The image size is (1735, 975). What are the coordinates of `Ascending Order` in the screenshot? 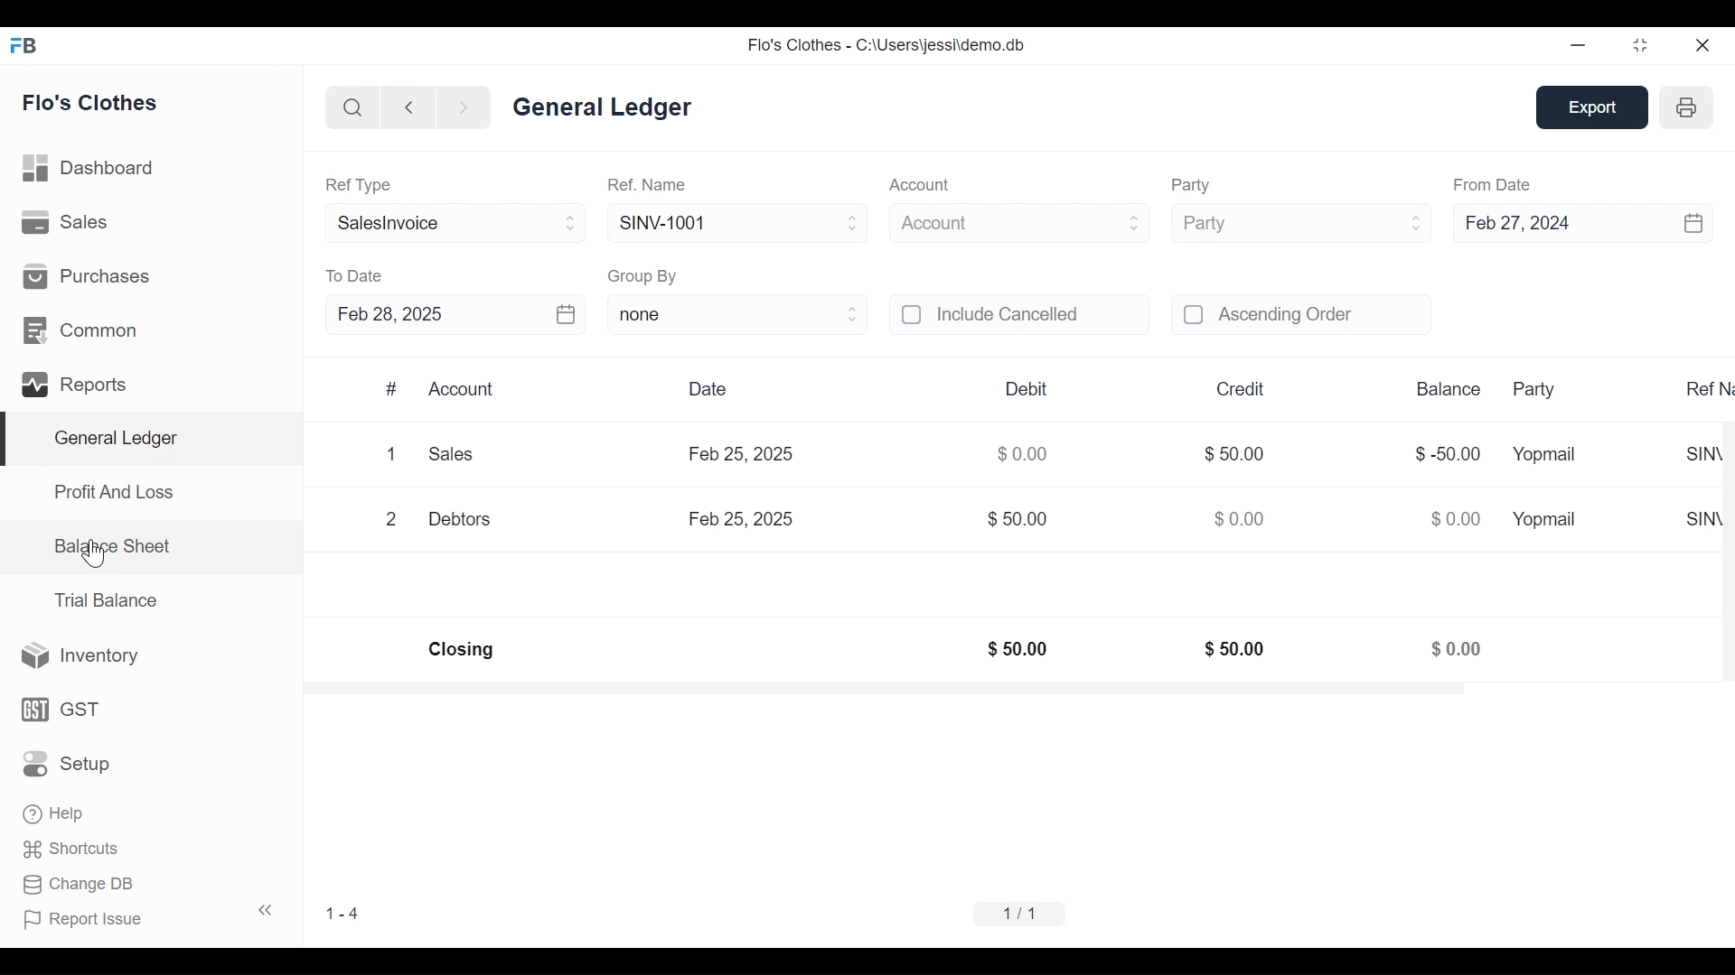 It's located at (1323, 315).